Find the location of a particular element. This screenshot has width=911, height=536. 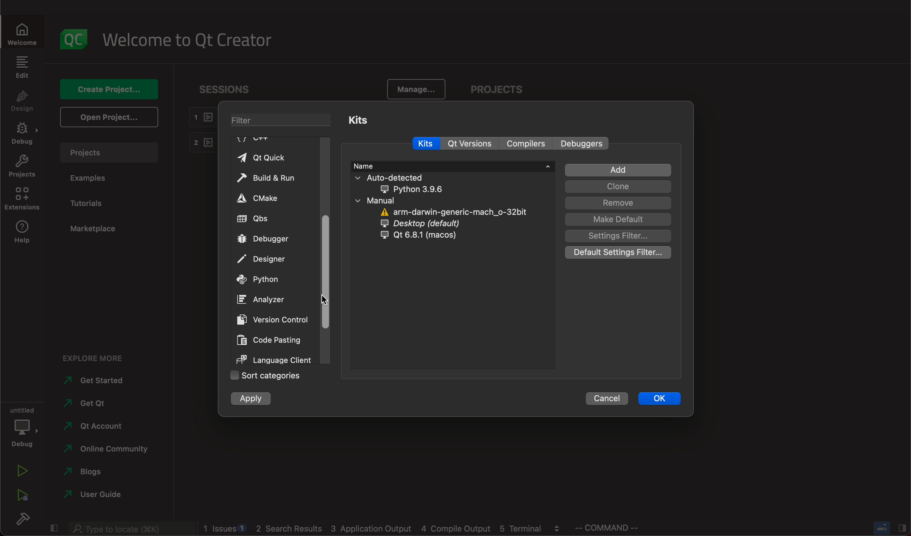

designer is located at coordinates (270, 259).